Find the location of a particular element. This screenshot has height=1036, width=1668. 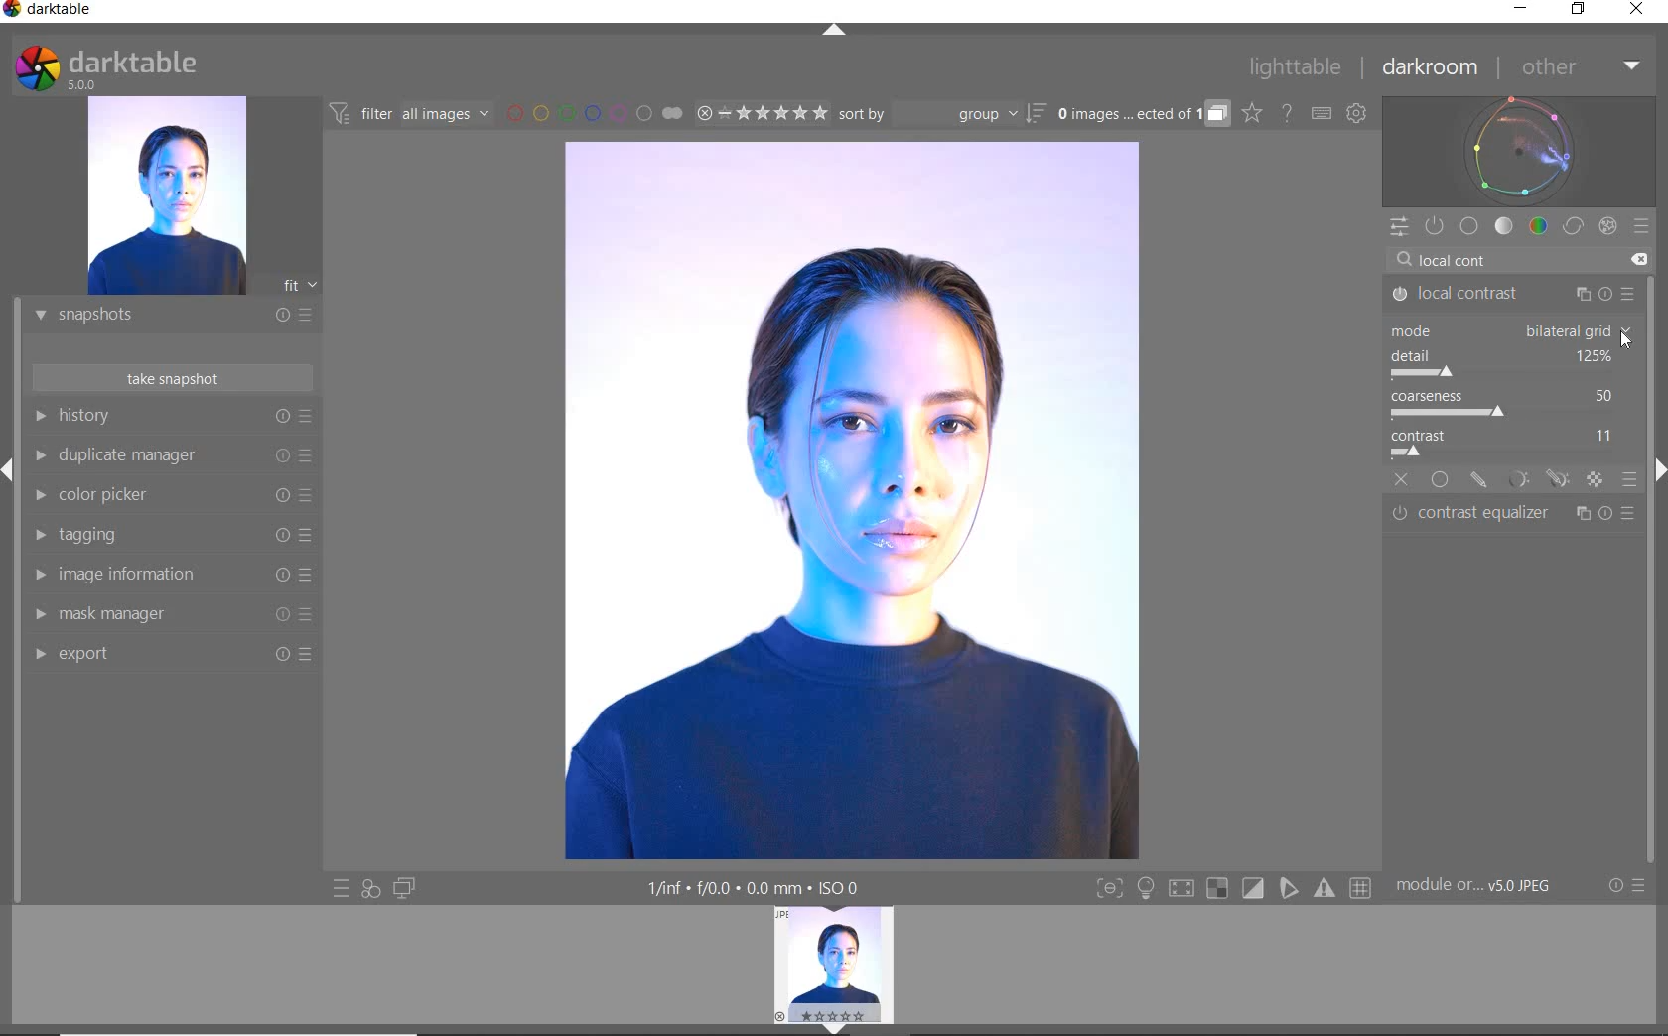

UNIFORMLY is located at coordinates (1439, 482).